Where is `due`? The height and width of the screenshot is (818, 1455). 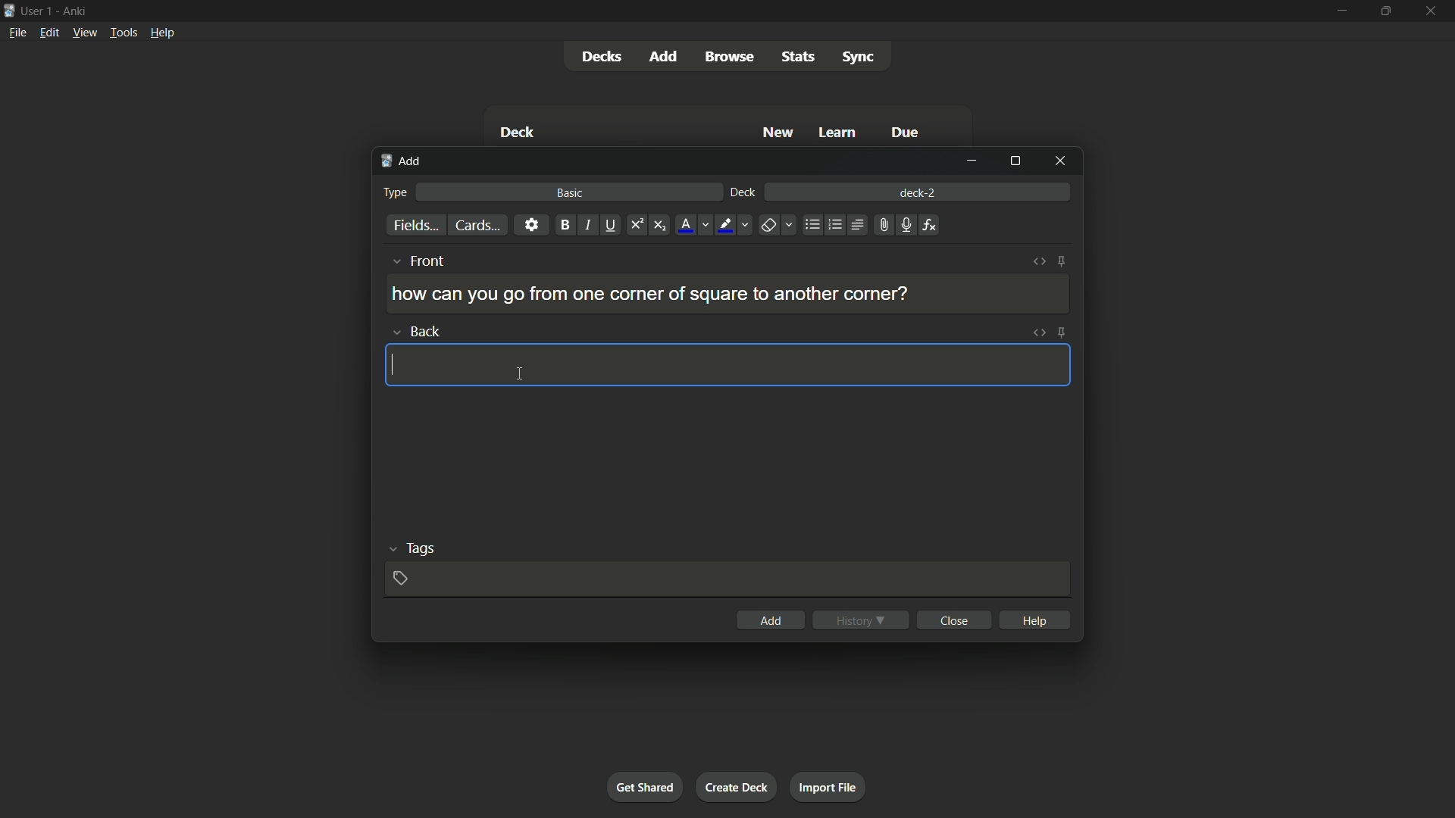
due is located at coordinates (903, 133).